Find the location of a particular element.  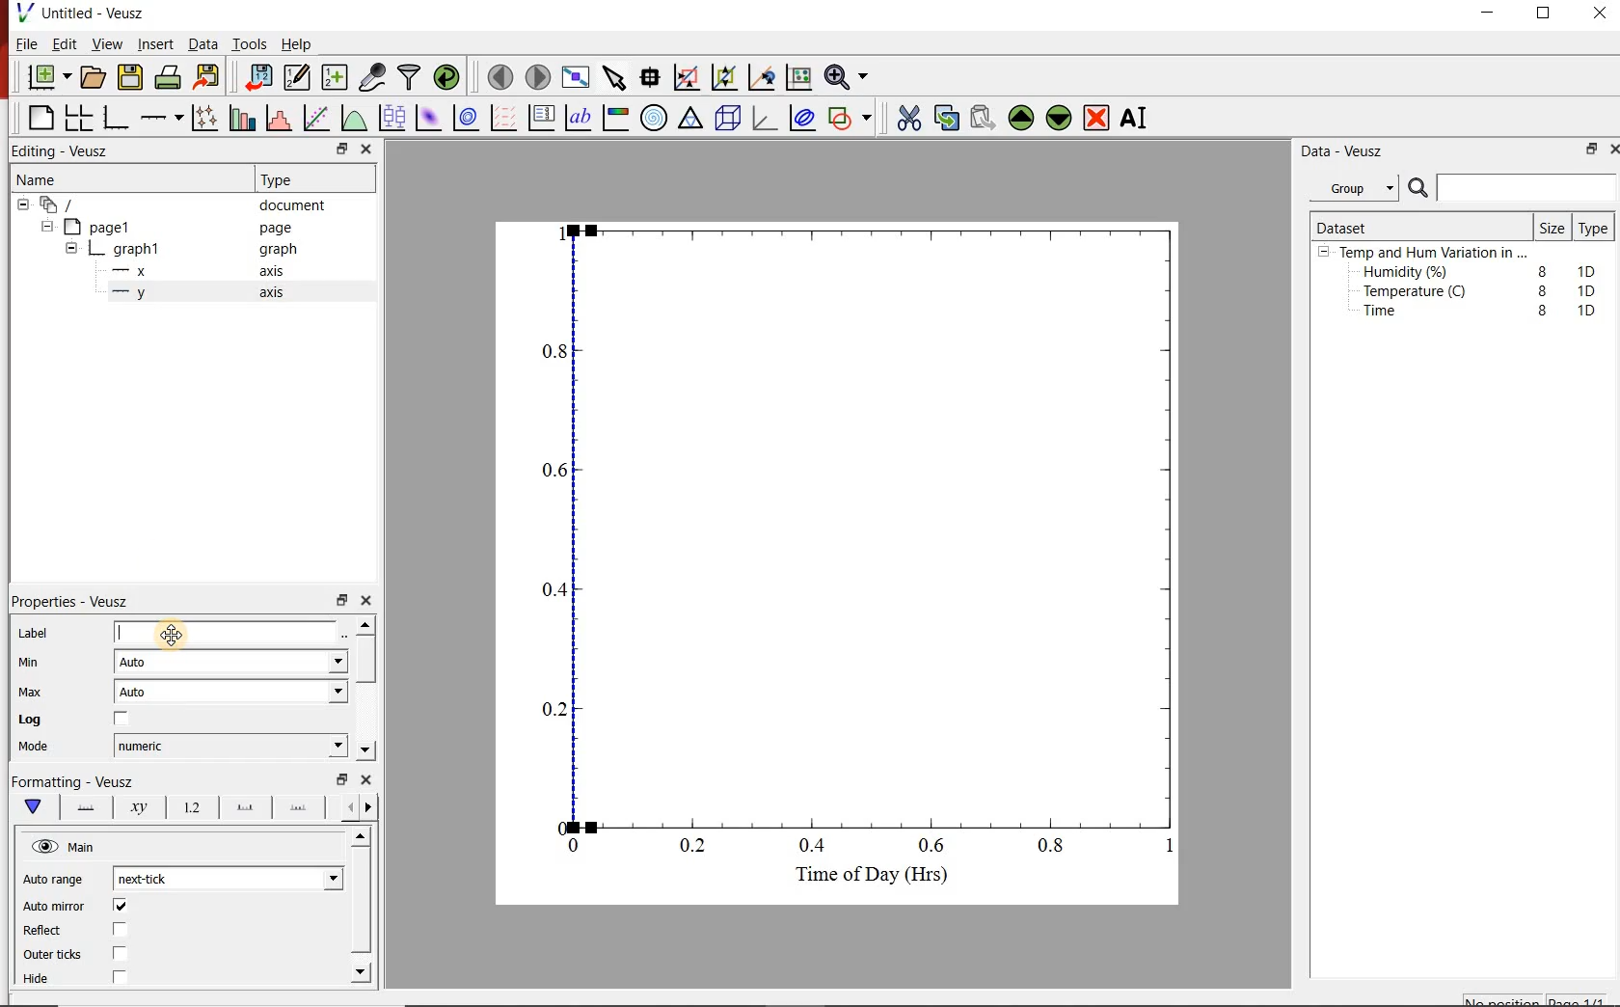

plot box plots is located at coordinates (392, 119).